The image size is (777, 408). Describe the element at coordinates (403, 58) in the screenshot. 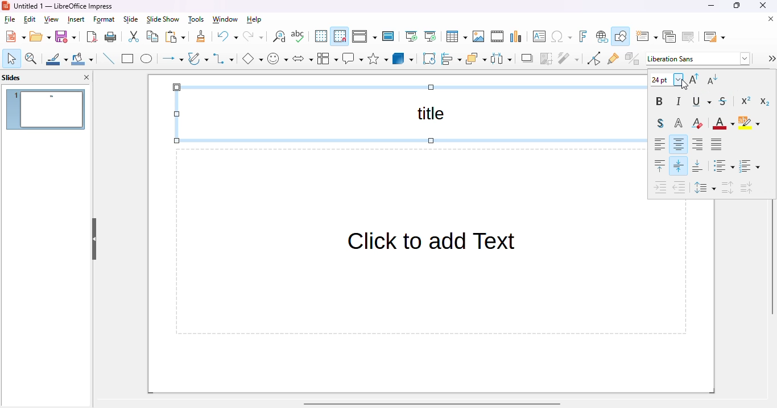

I see `3D objects` at that location.